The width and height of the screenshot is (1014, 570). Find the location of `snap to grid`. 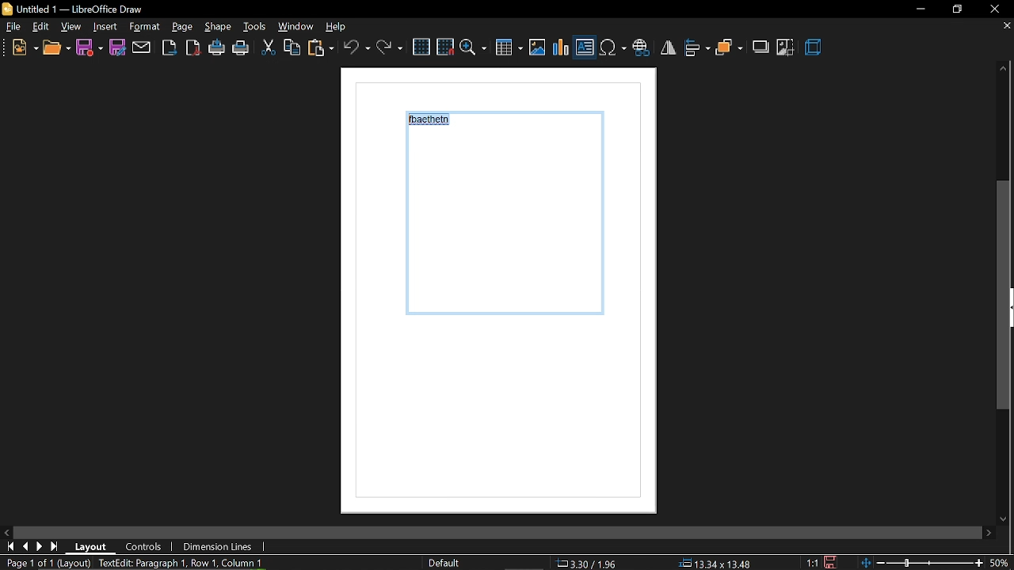

snap to grid is located at coordinates (445, 46).